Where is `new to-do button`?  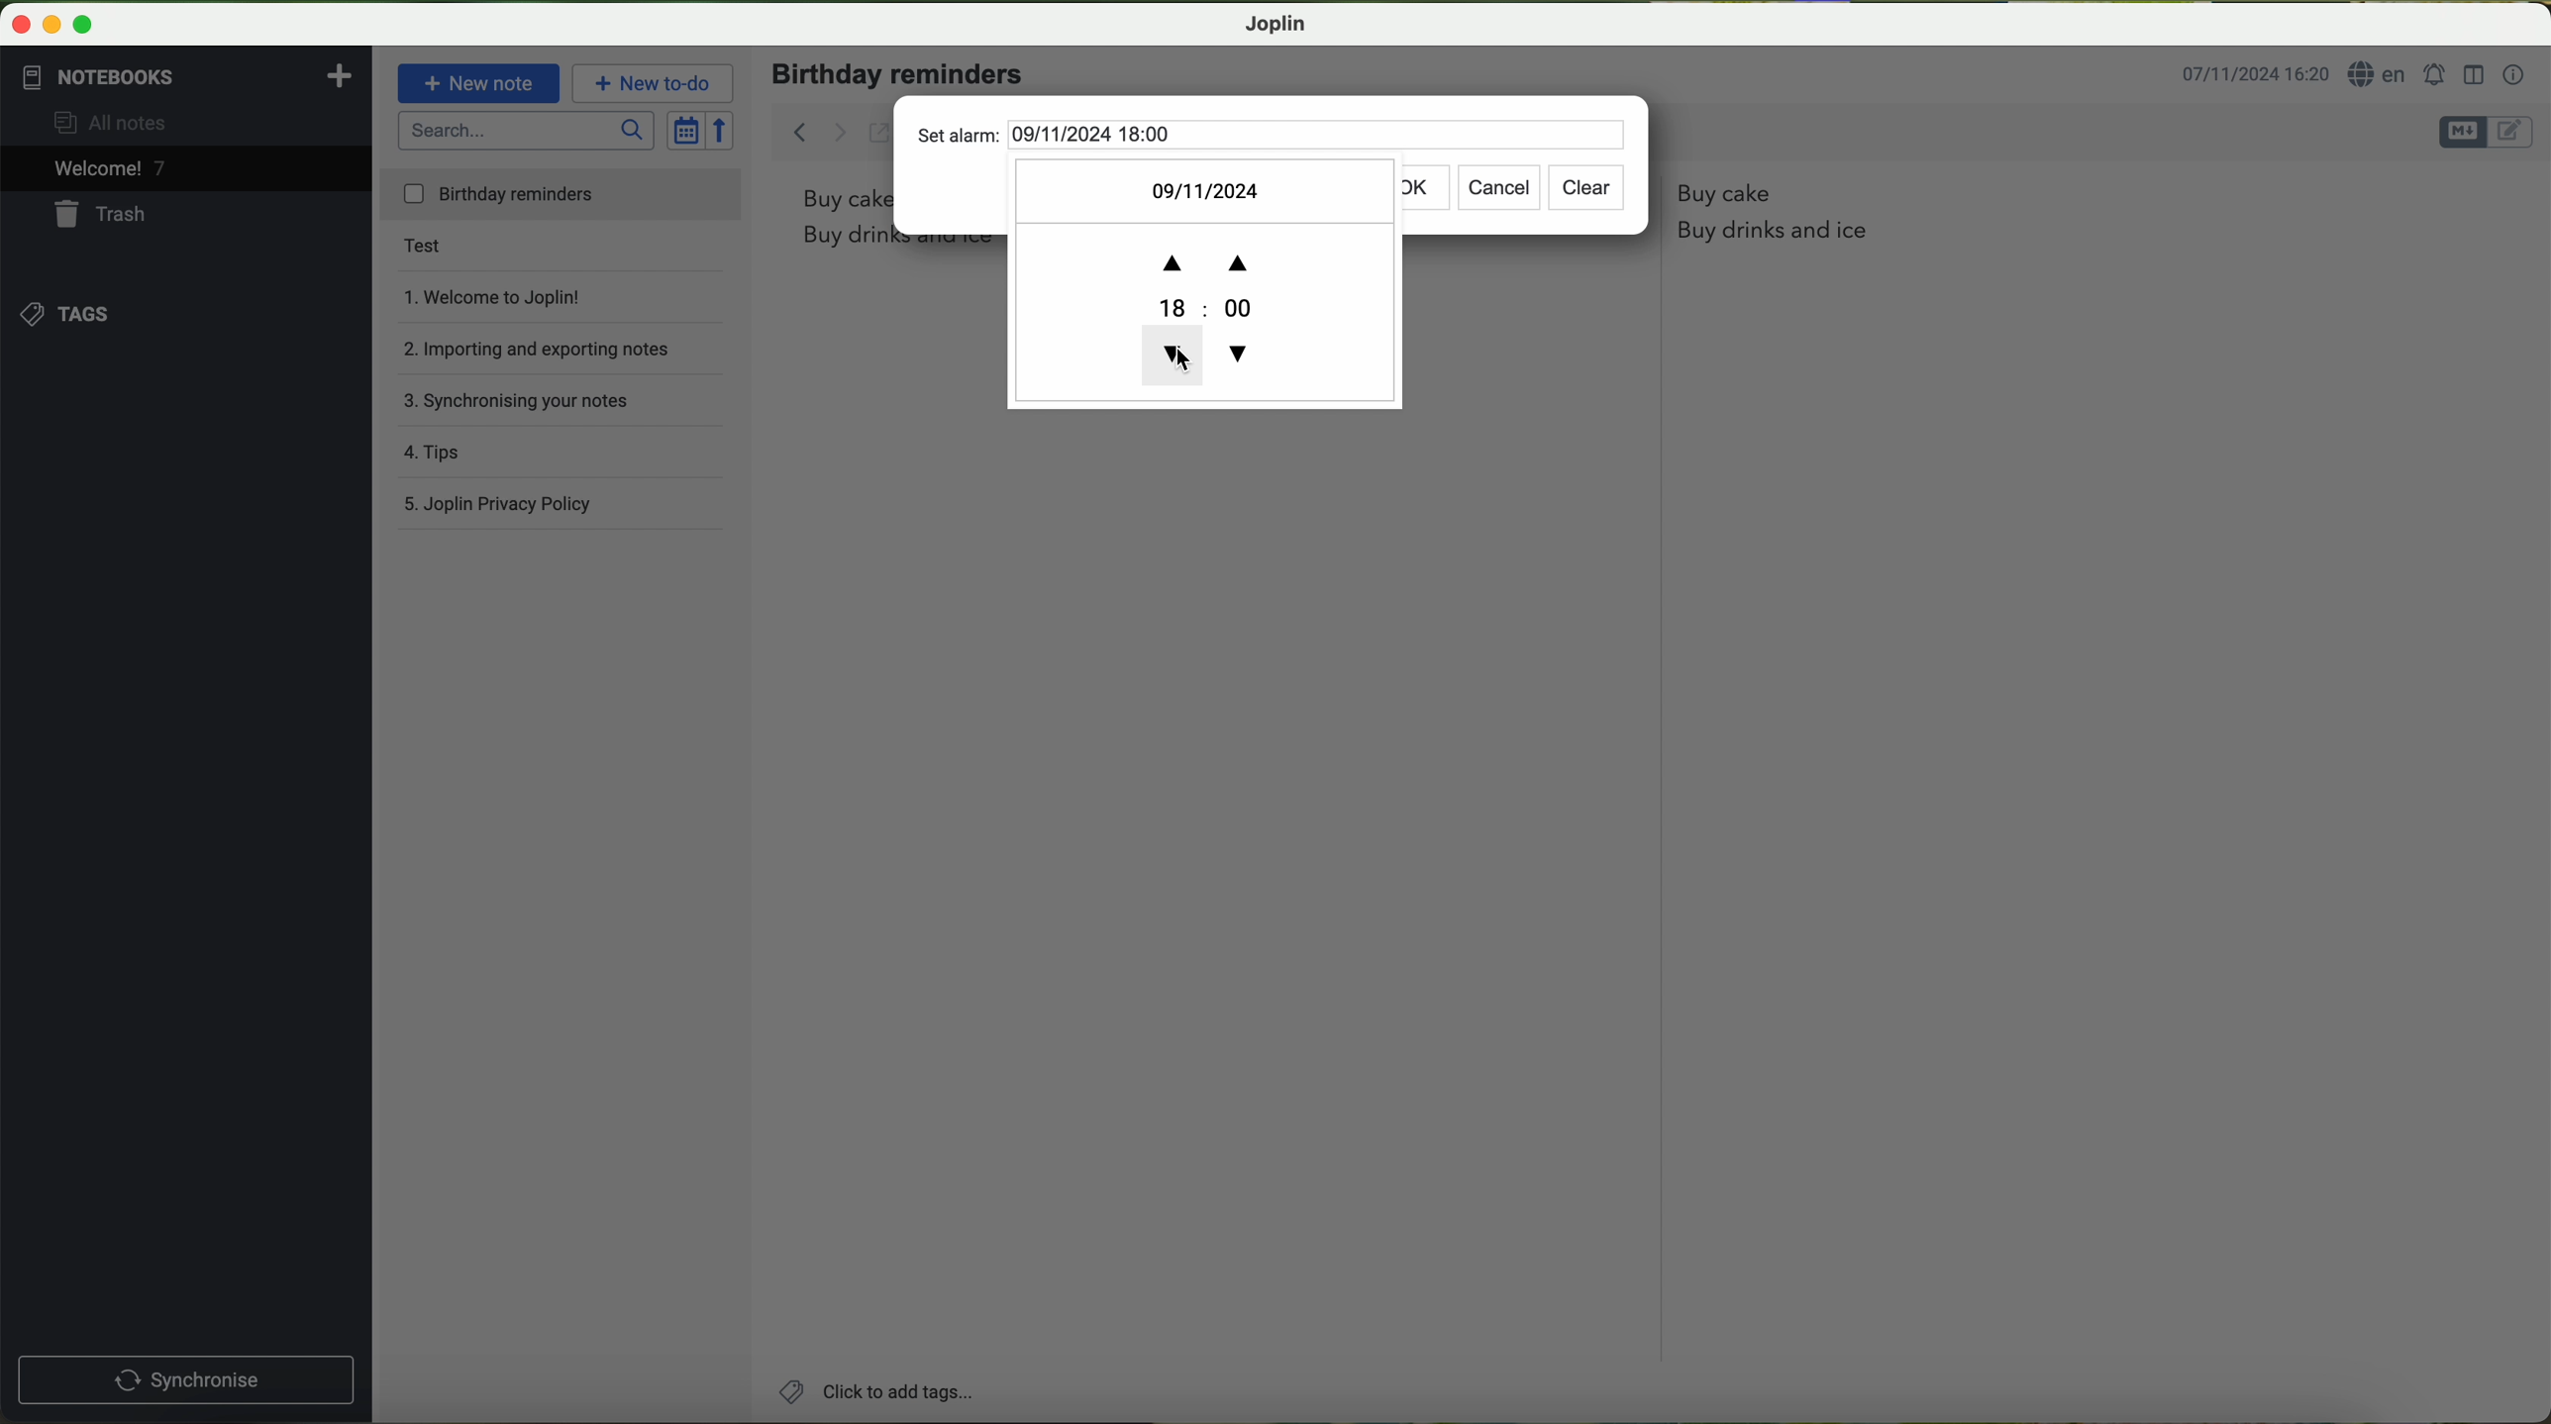
new to-do button is located at coordinates (654, 85).